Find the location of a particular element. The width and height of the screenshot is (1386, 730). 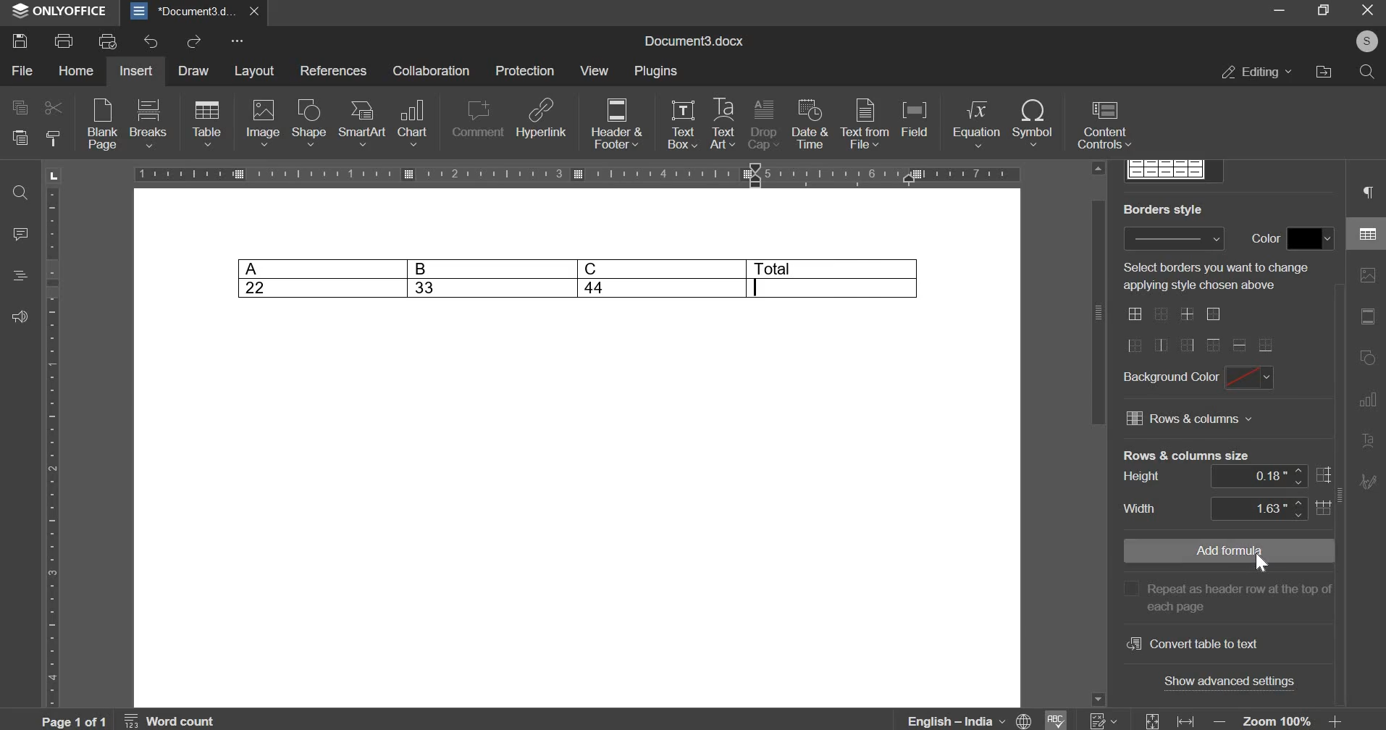

border color is located at coordinates (1310, 239).